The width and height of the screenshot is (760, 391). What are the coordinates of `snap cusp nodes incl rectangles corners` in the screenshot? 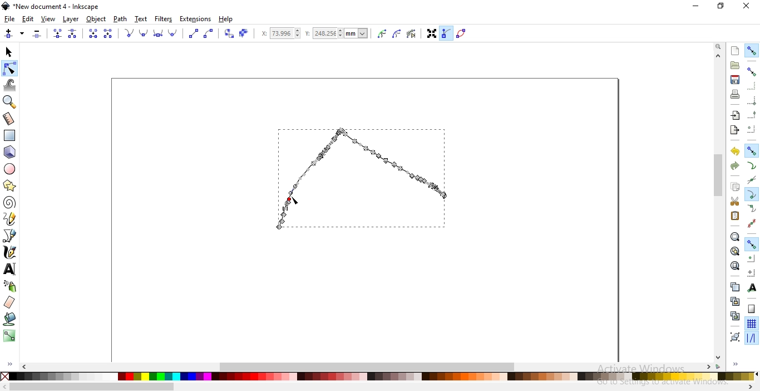 It's located at (751, 194).